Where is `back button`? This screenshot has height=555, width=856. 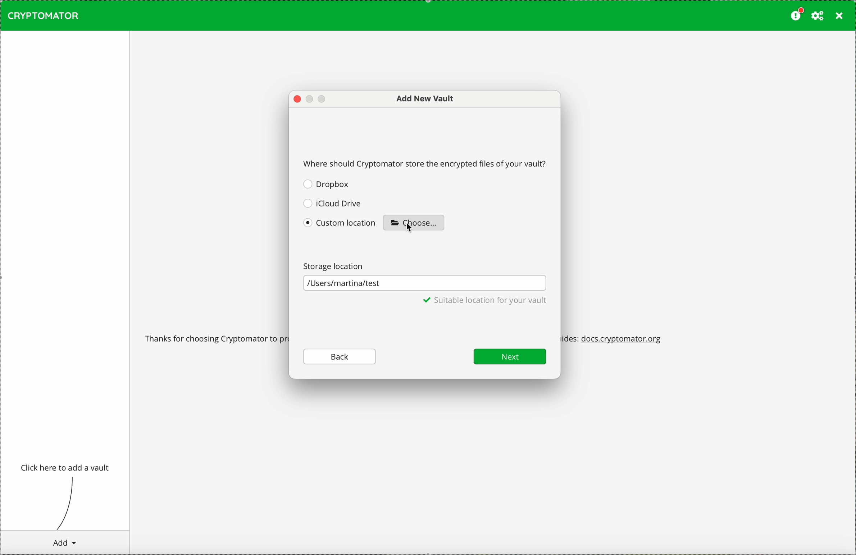 back button is located at coordinates (340, 356).